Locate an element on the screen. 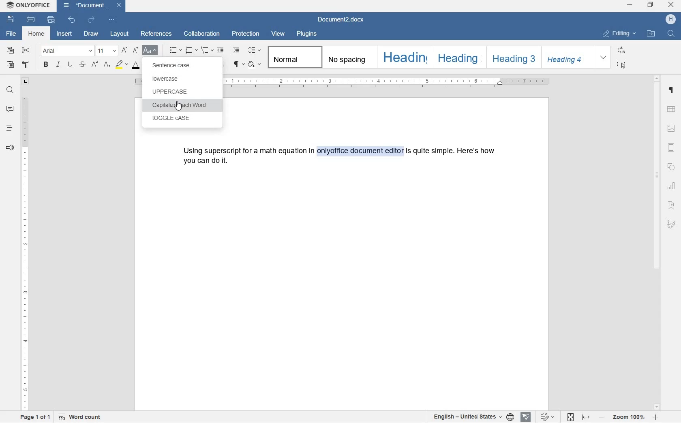 This screenshot has height=423, width=681. font size is located at coordinates (107, 50).